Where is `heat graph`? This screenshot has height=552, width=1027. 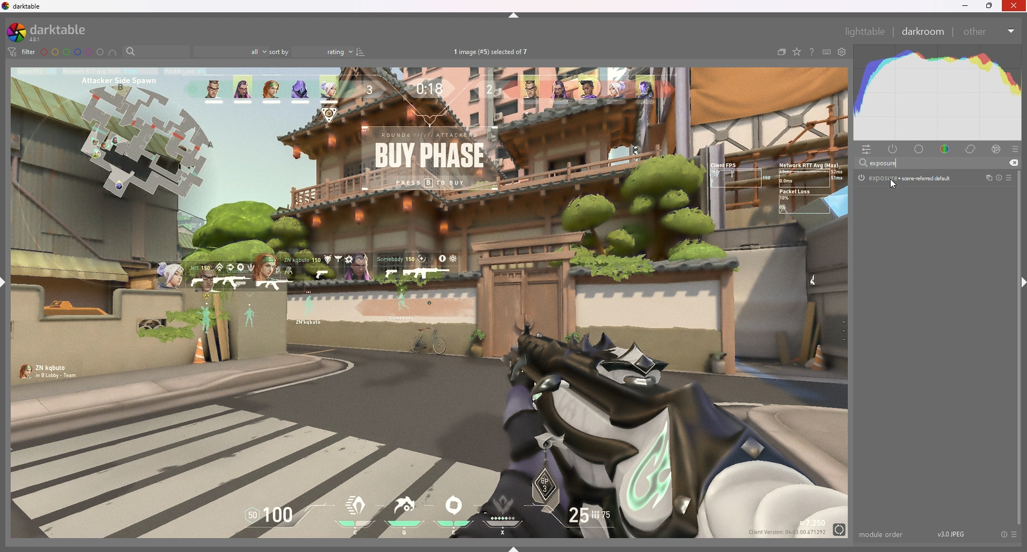
heat graph is located at coordinates (937, 93).